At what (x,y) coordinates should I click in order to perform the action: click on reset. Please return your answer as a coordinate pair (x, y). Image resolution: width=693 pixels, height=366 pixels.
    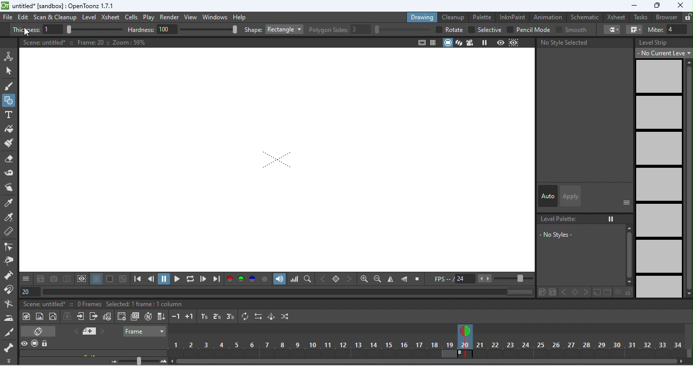
    Looking at the image, I should click on (417, 279).